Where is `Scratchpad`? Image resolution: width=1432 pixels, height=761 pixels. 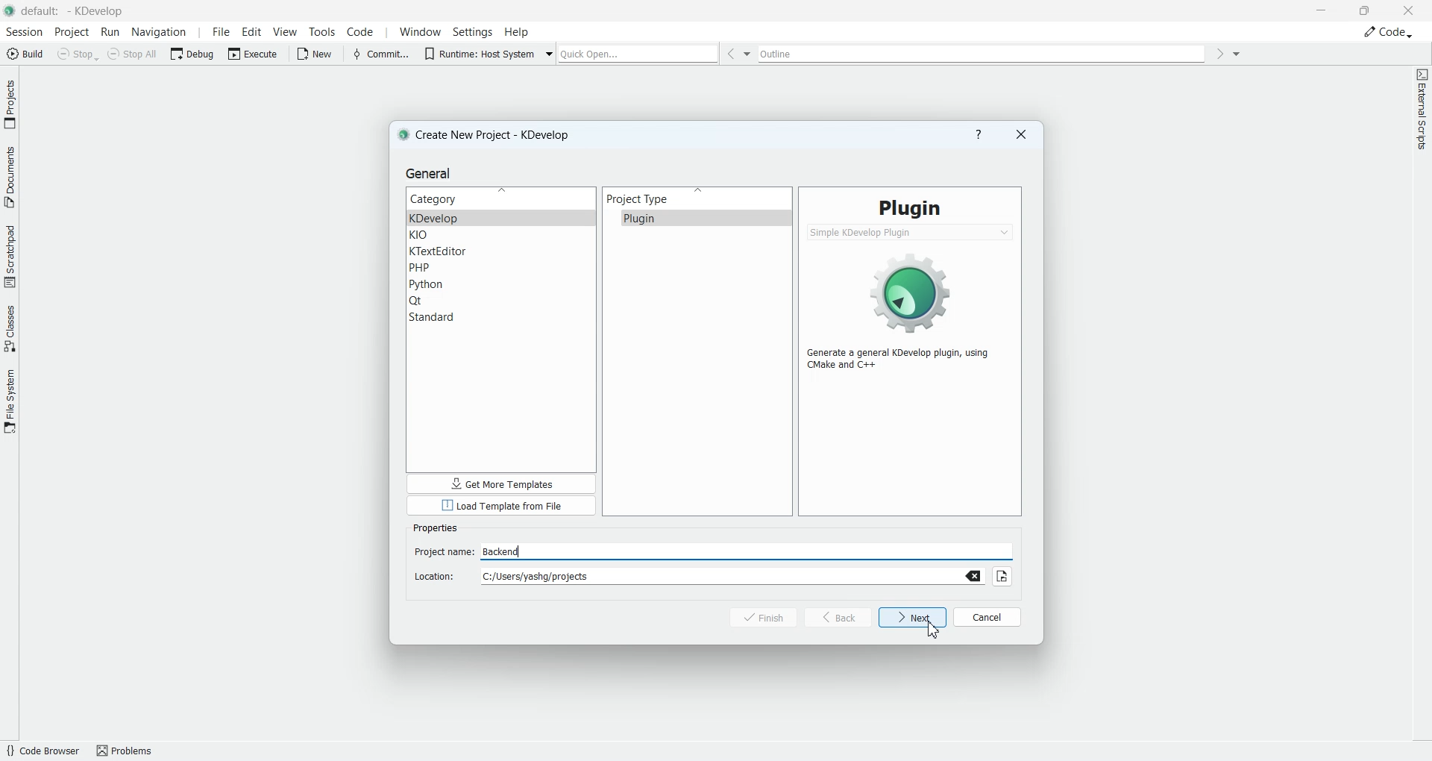
Scratchpad is located at coordinates (10, 255).